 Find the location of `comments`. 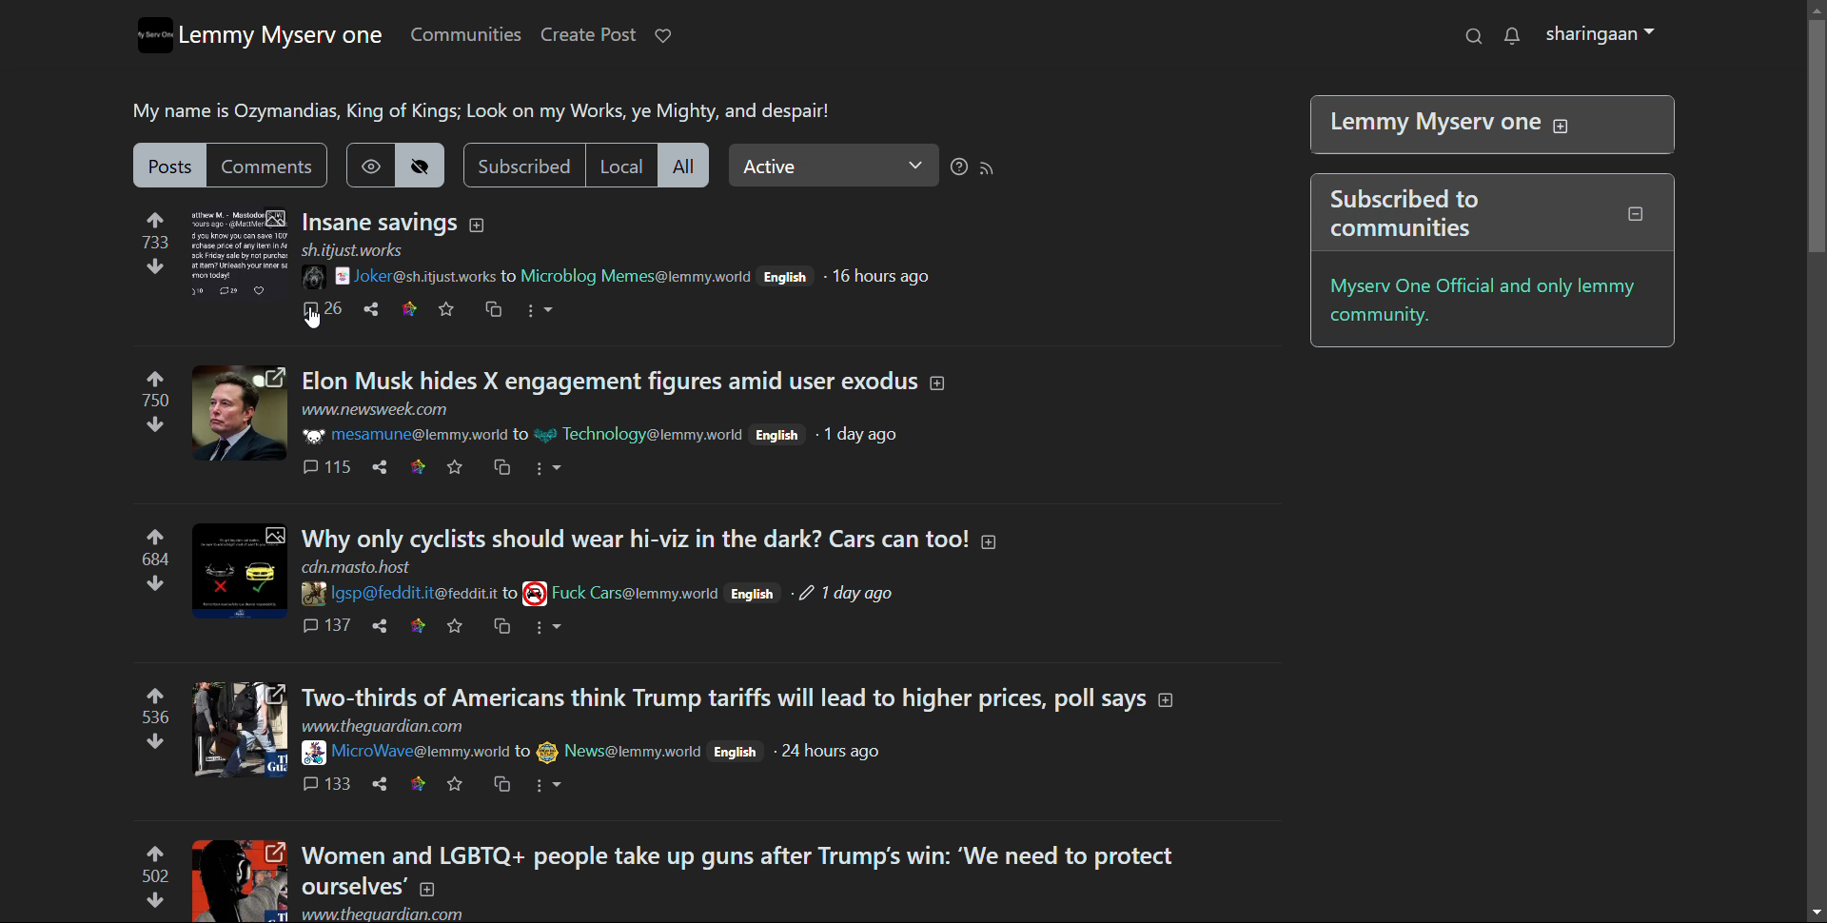

comments is located at coordinates (322, 309).